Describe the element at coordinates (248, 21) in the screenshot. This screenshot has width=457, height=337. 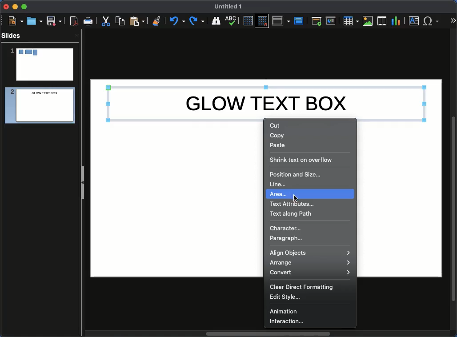
I see `Display grid` at that location.